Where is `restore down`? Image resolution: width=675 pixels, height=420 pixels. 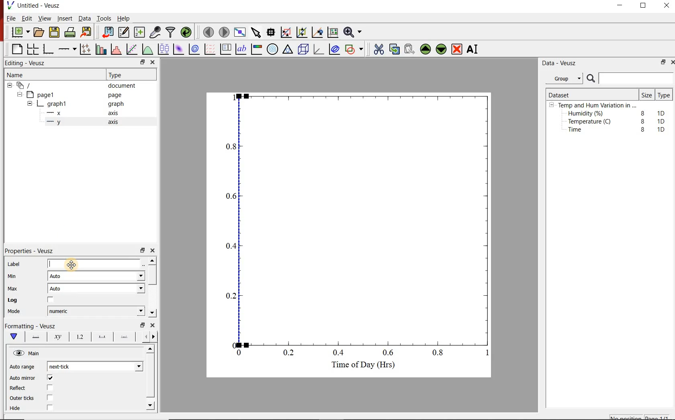
restore down is located at coordinates (661, 63).